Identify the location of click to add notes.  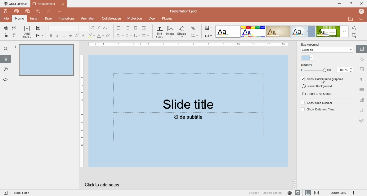
(103, 185).